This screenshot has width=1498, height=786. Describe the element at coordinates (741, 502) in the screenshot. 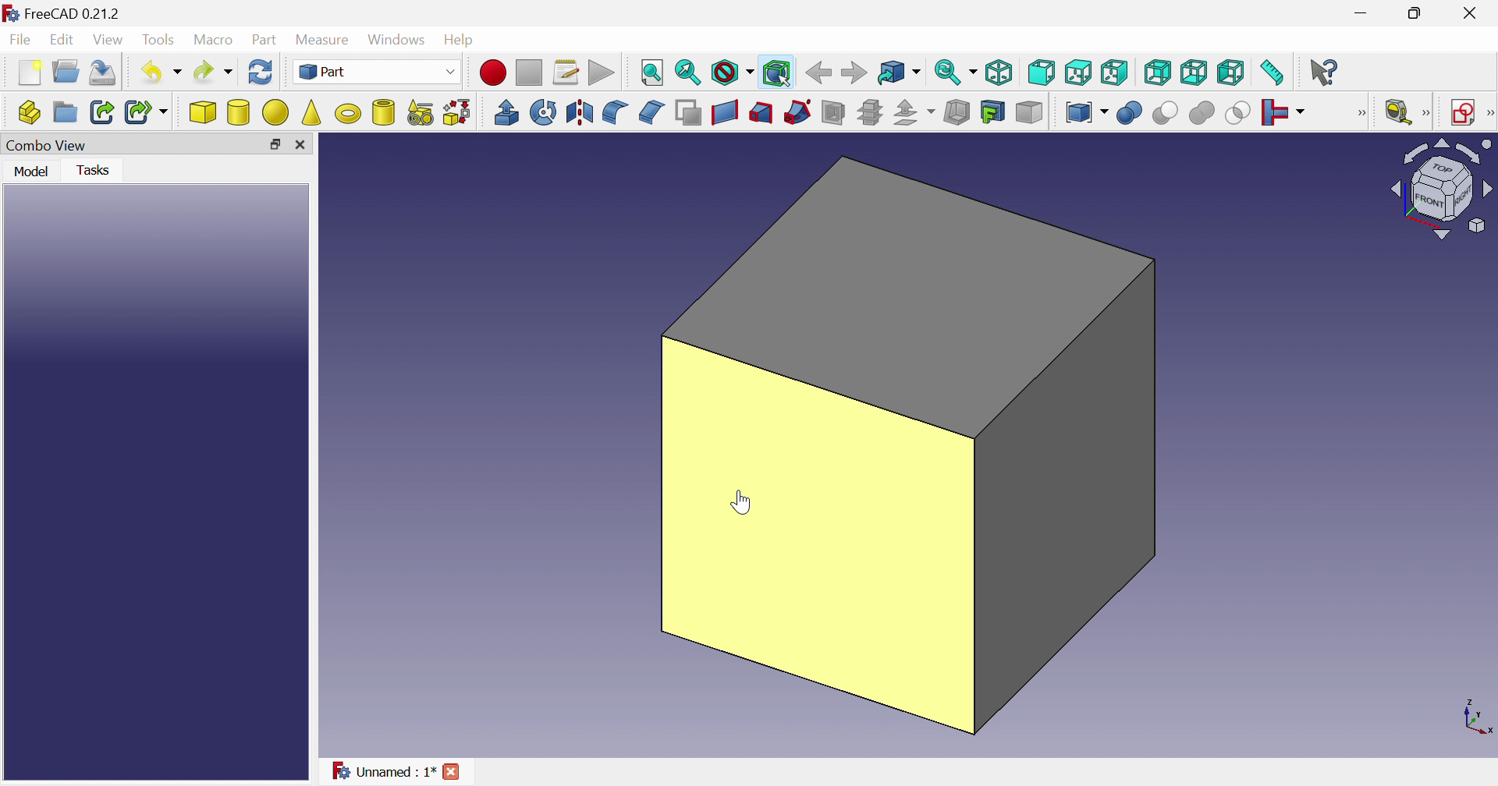

I see `cursor` at that location.